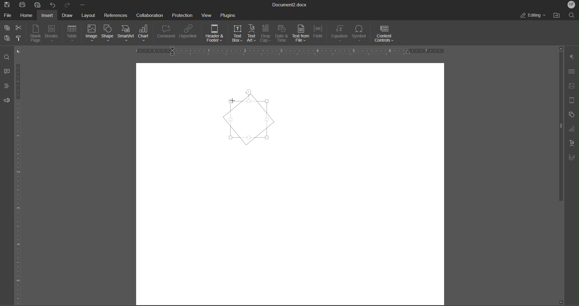 This screenshot has height=306, width=579. I want to click on Header & Footer, so click(215, 34).